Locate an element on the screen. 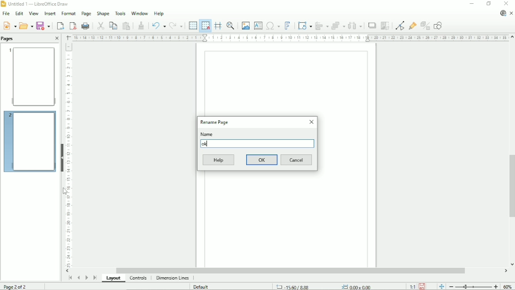  Snap to grid is located at coordinates (205, 26).